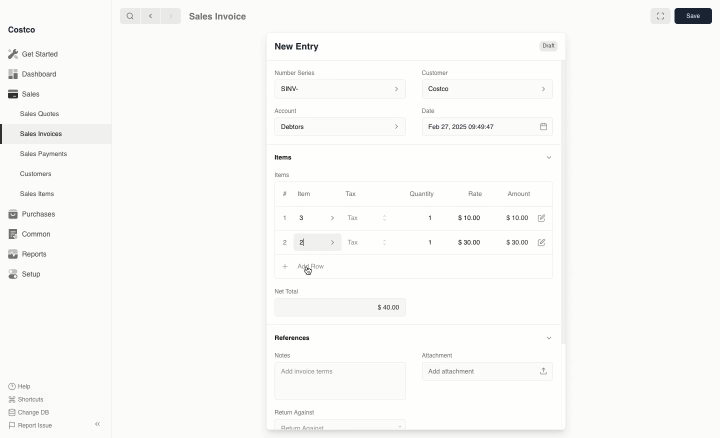 This screenshot has width=720, height=438. Describe the element at coordinates (353, 193) in the screenshot. I see `Tax` at that location.